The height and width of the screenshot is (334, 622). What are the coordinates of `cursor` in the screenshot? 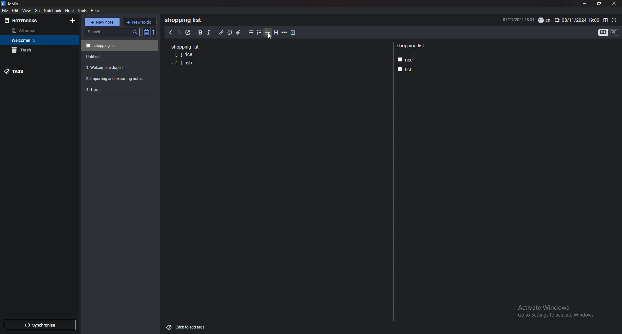 It's located at (270, 36).